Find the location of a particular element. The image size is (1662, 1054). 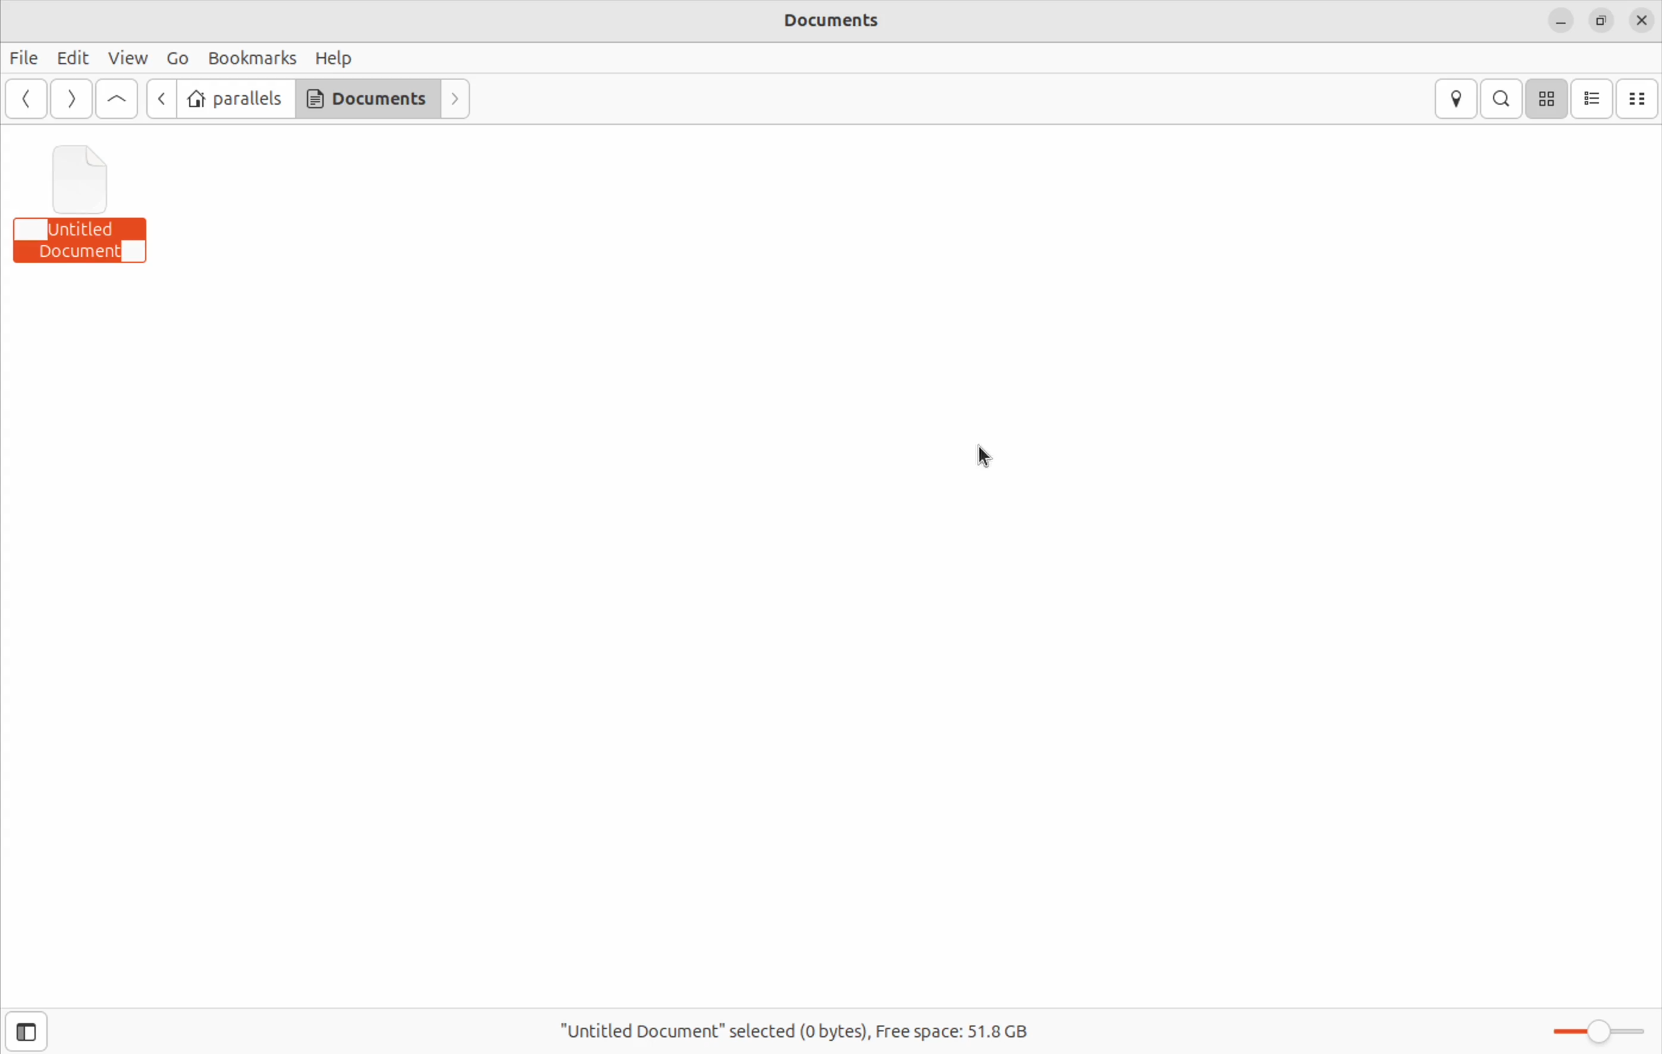

View is located at coordinates (130, 57).